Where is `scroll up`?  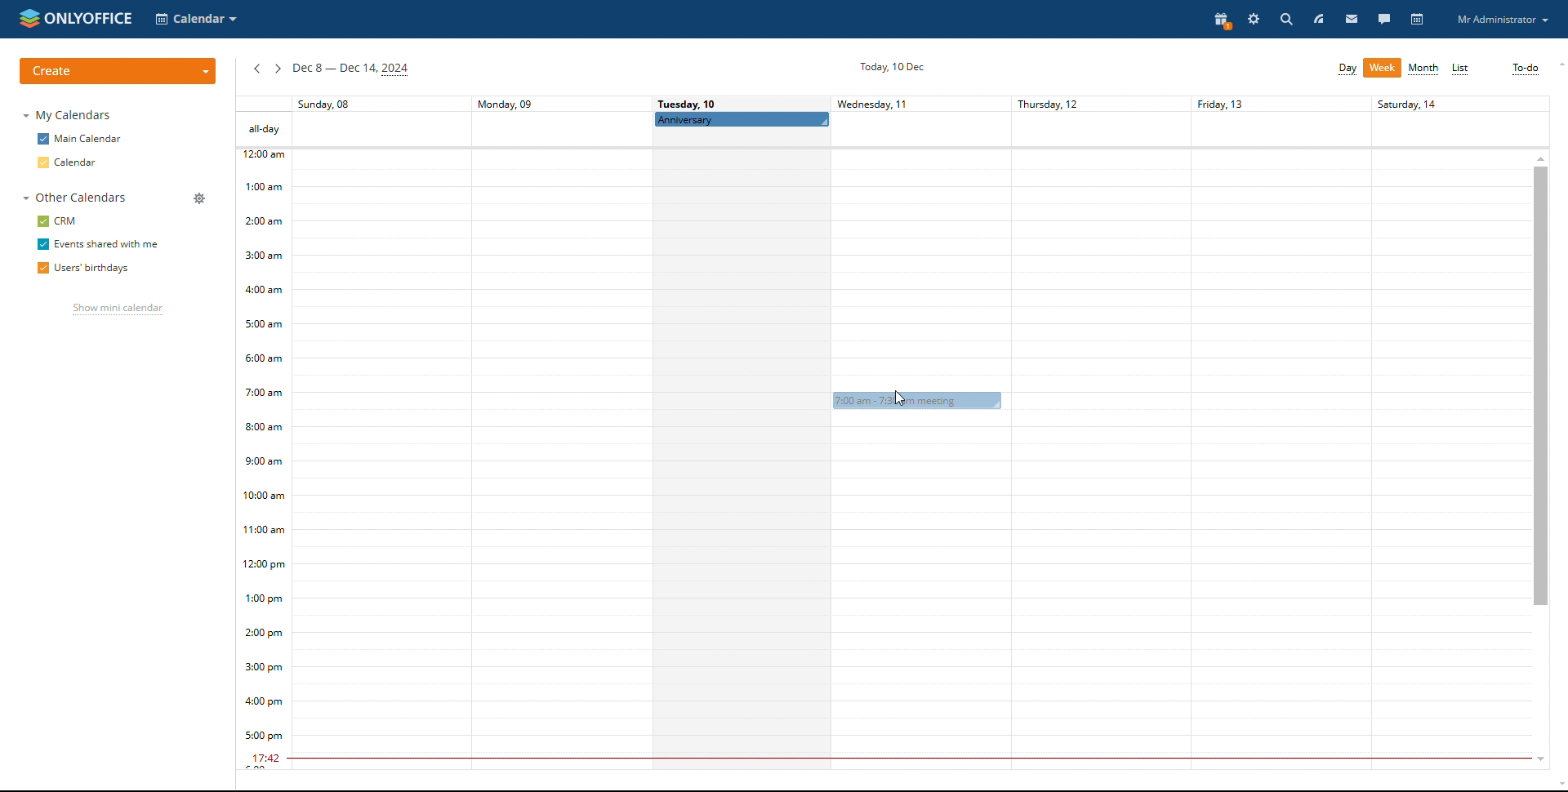 scroll up is located at coordinates (1540, 157).